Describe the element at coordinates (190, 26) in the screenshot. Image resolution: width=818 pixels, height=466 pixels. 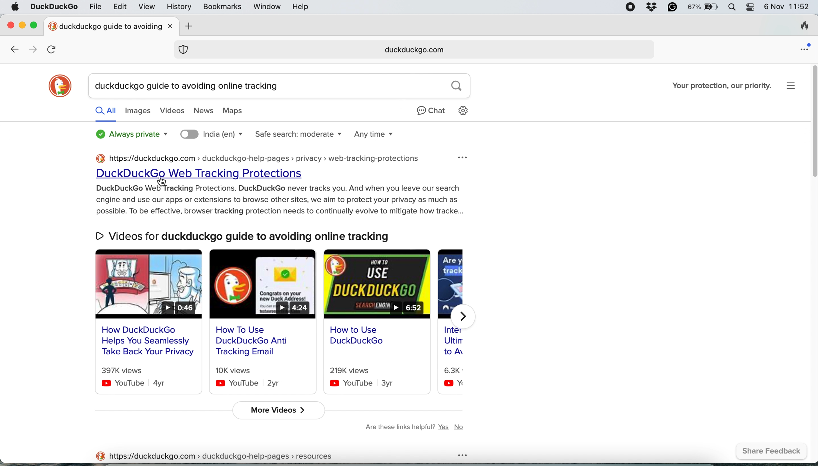
I see `add new tab` at that location.